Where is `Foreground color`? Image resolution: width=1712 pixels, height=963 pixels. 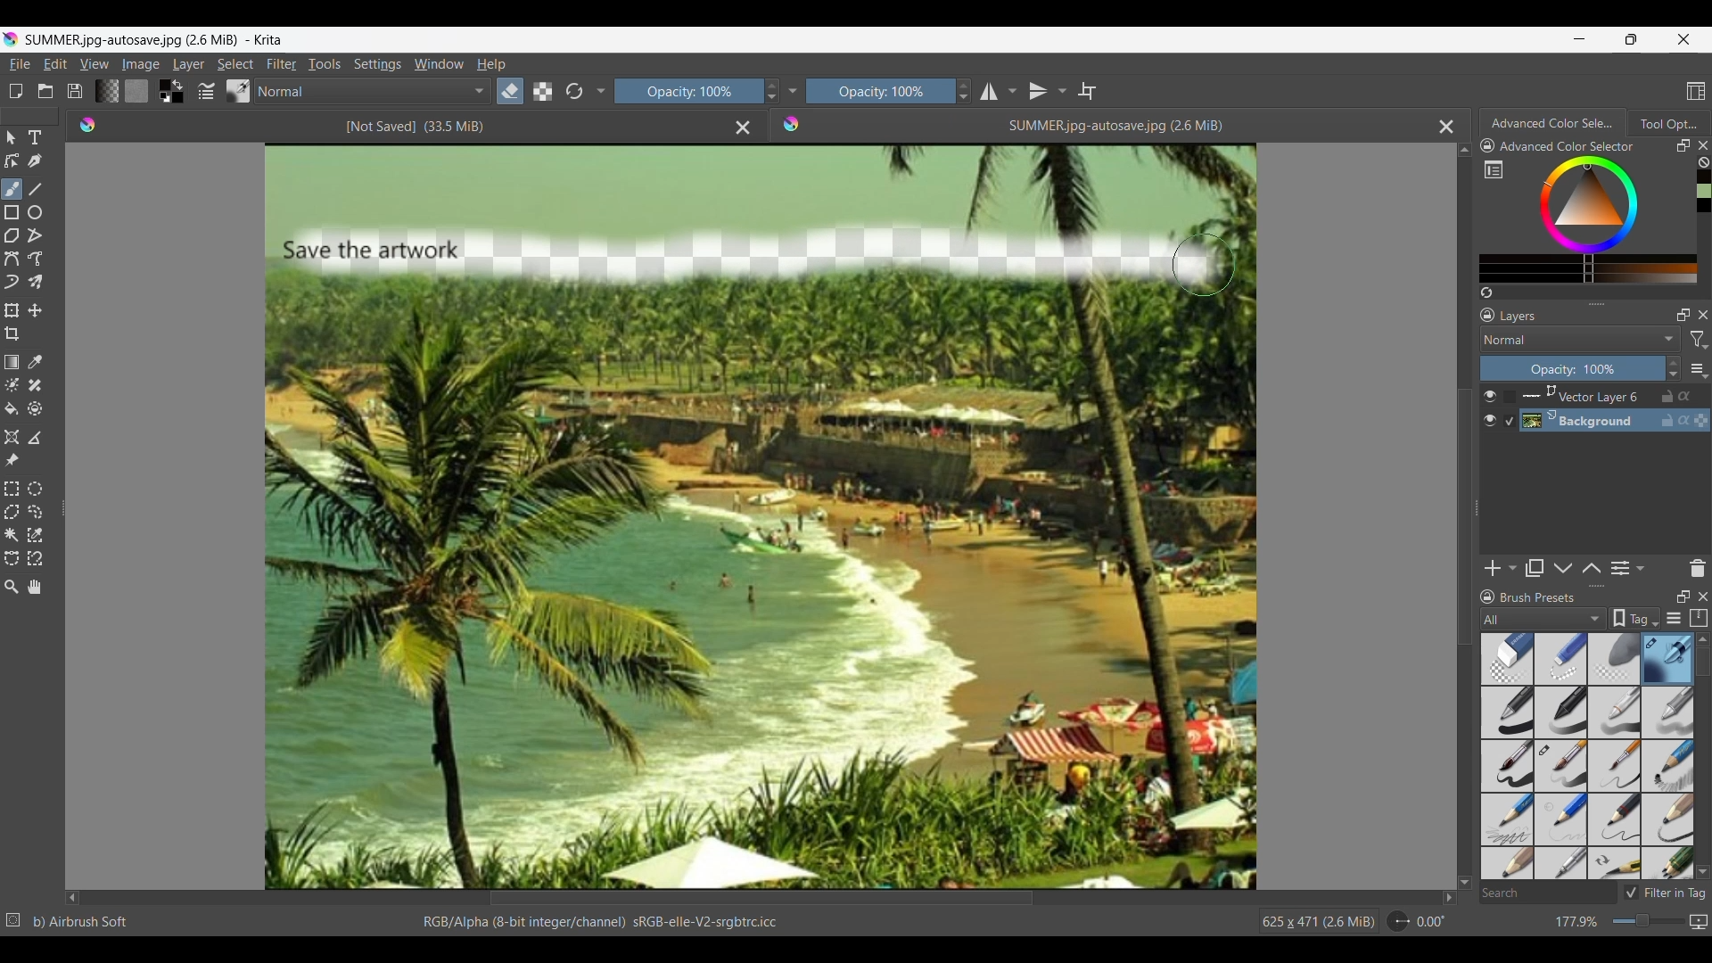 Foreground color is located at coordinates (161, 84).